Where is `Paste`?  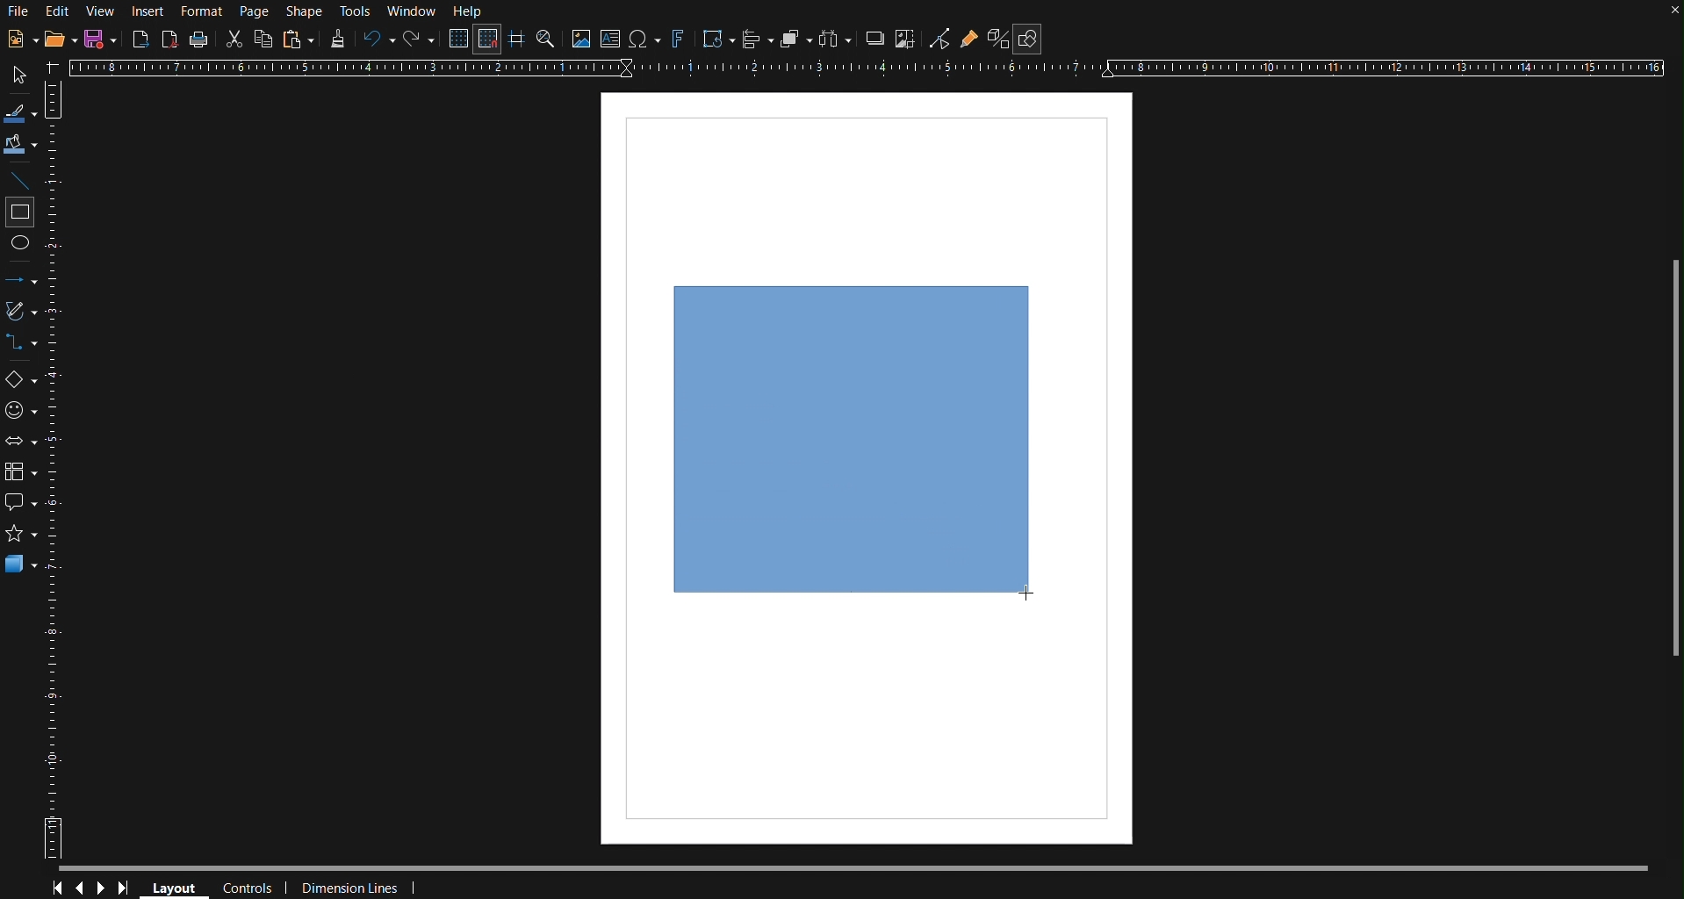 Paste is located at coordinates (299, 39).